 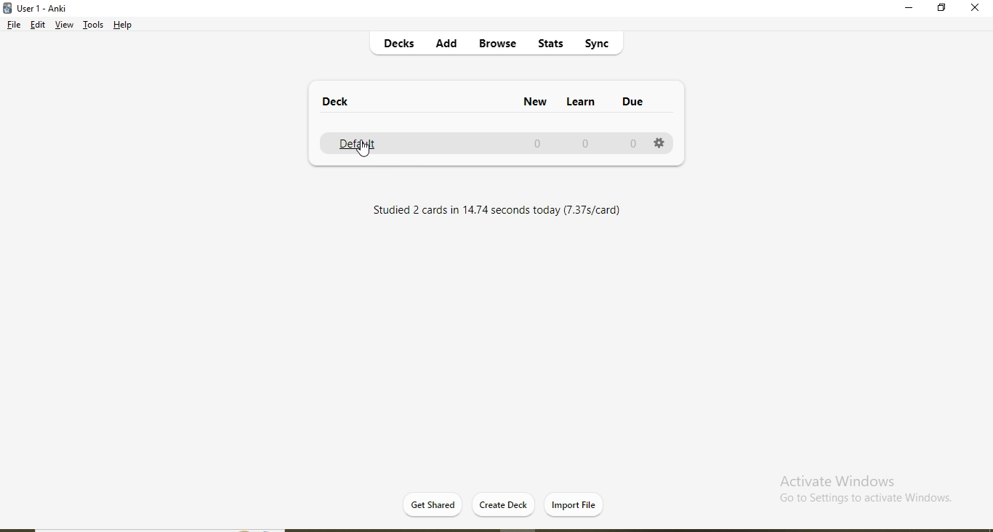 I want to click on decks, so click(x=401, y=46).